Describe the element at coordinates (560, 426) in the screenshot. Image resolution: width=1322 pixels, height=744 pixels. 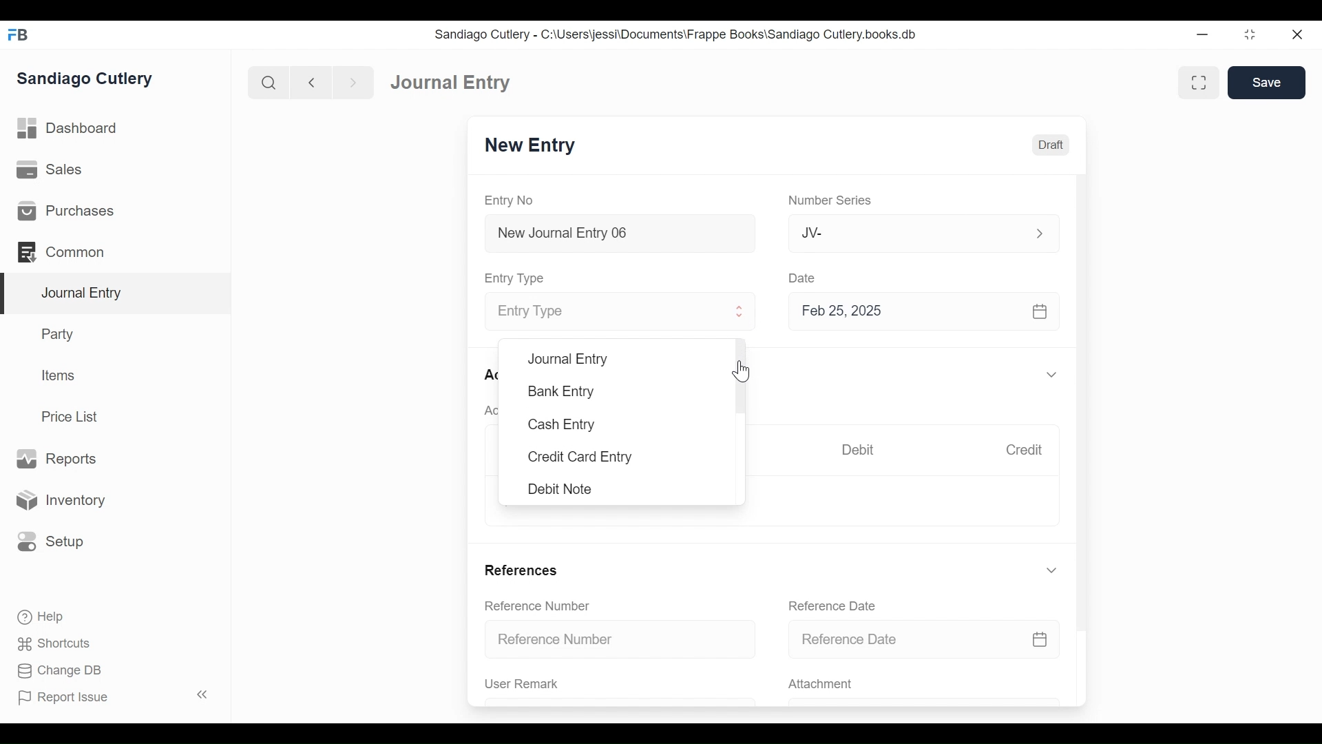
I see `Cash Entry` at that location.